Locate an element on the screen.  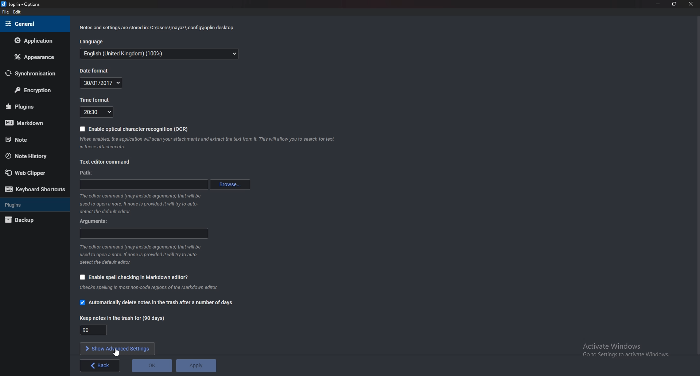
Automatically delete notes is located at coordinates (157, 303).